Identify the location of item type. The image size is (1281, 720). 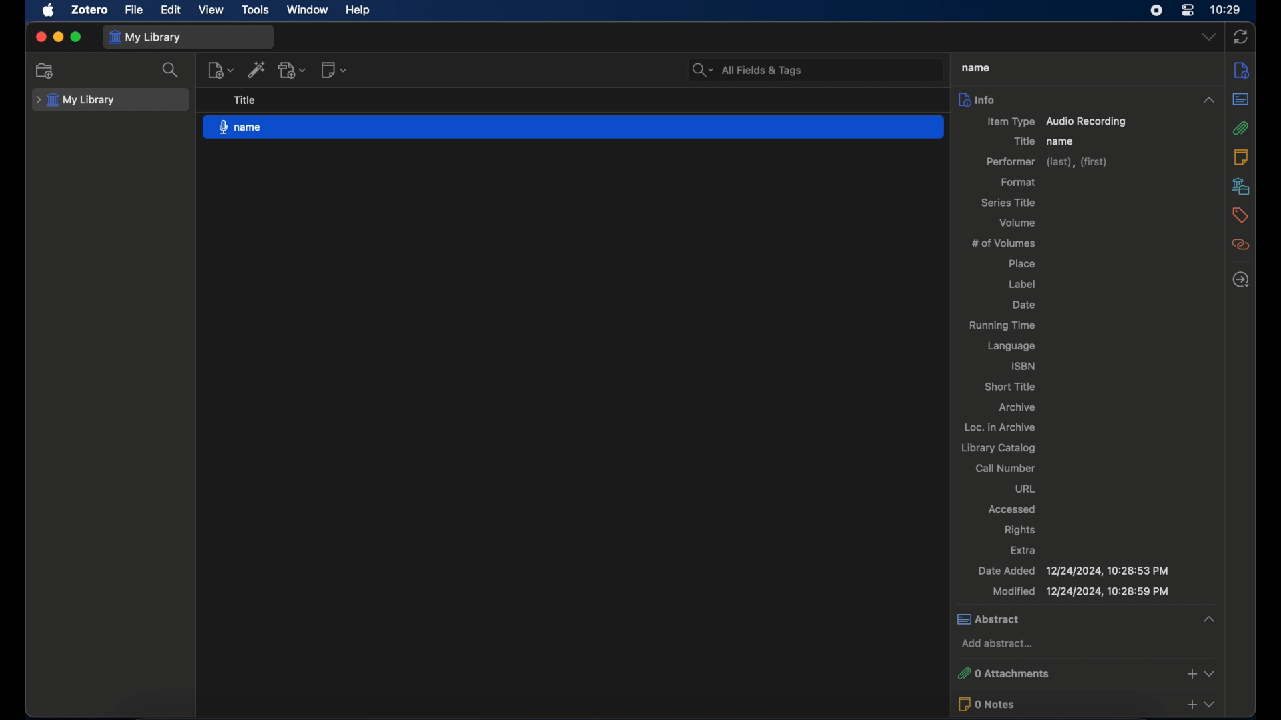
(1058, 122).